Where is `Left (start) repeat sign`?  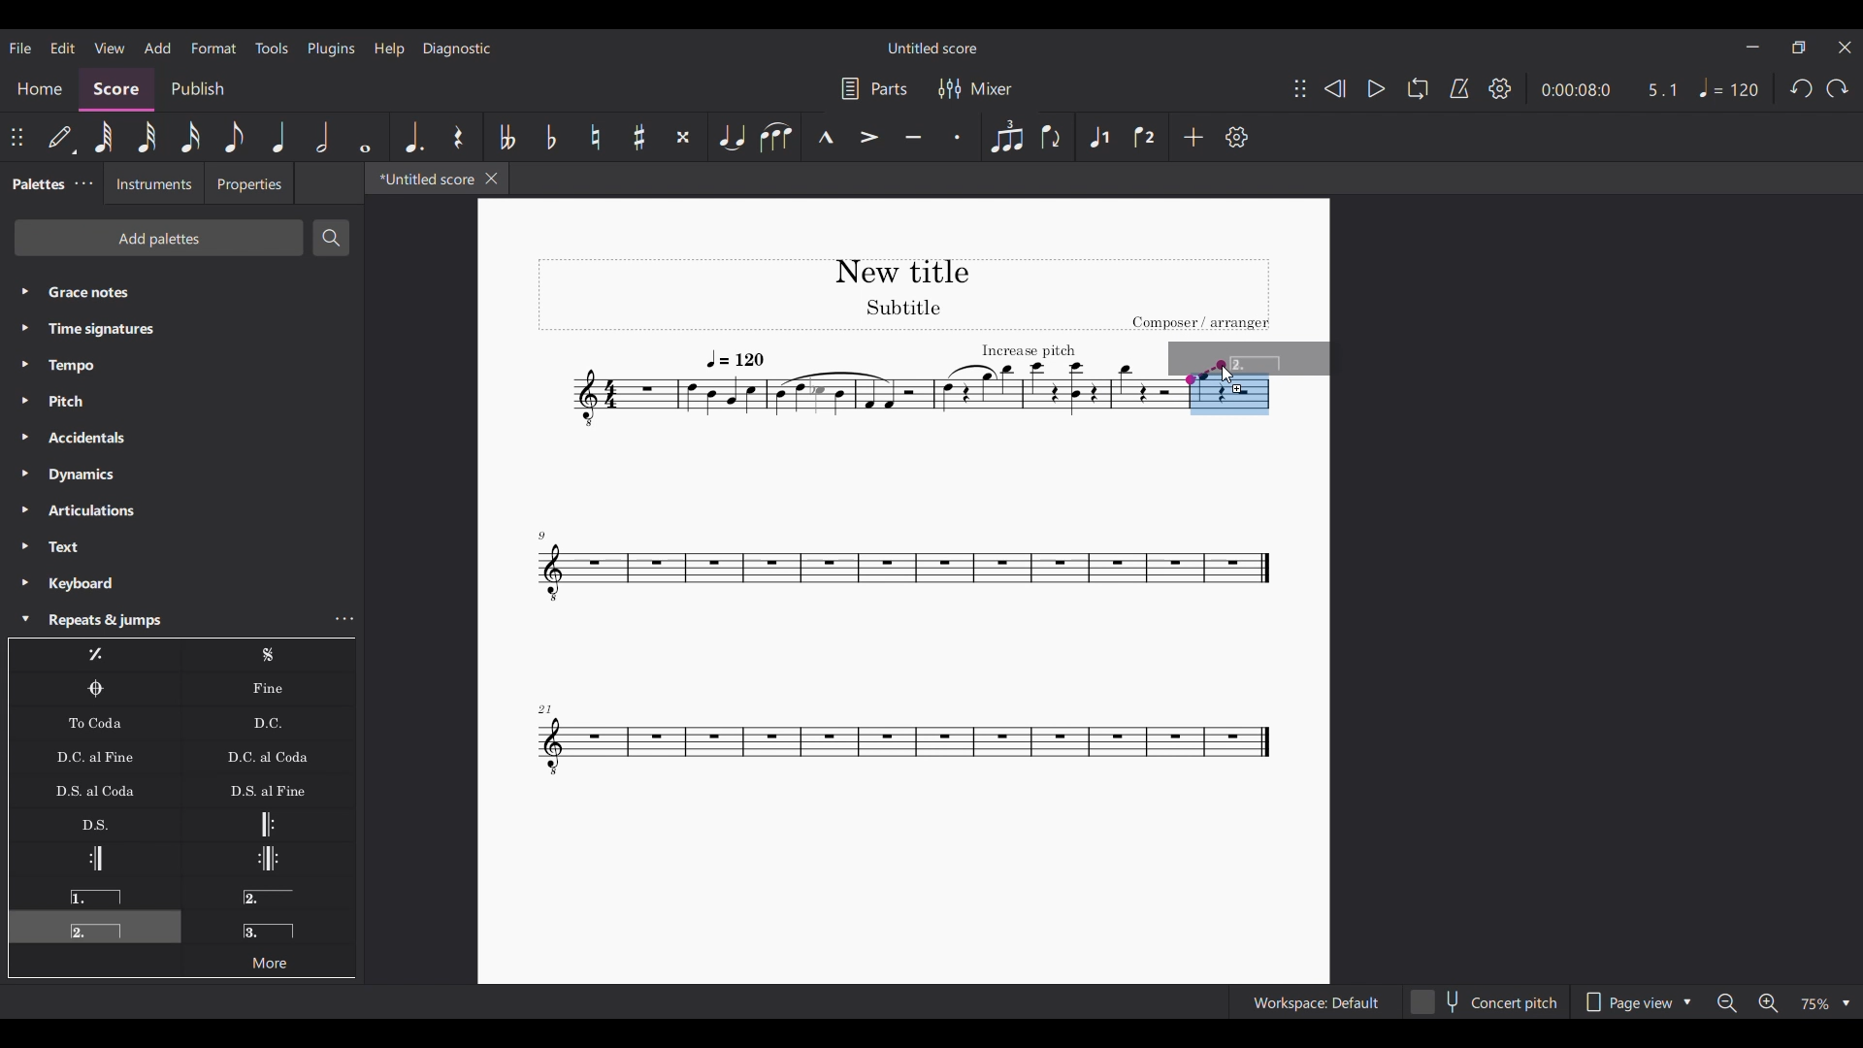
Left (start) repeat sign is located at coordinates (268, 824).